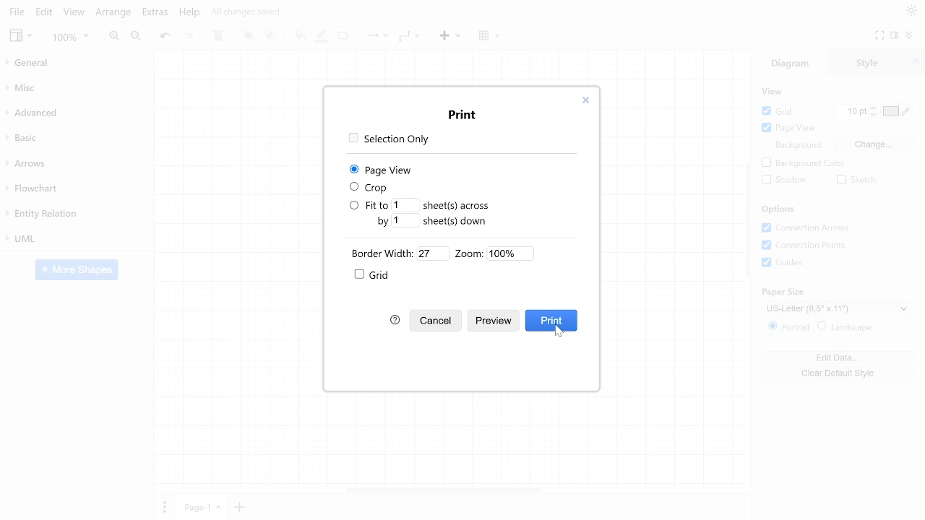  What do you see at coordinates (322, 37) in the screenshot?
I see `Fill line` at bounding box center [322, 37].